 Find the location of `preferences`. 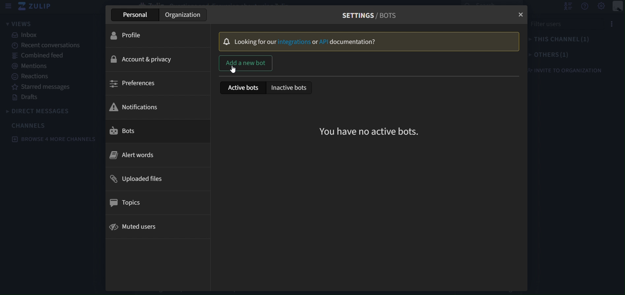

preferences is located at coordinates (155, 83).